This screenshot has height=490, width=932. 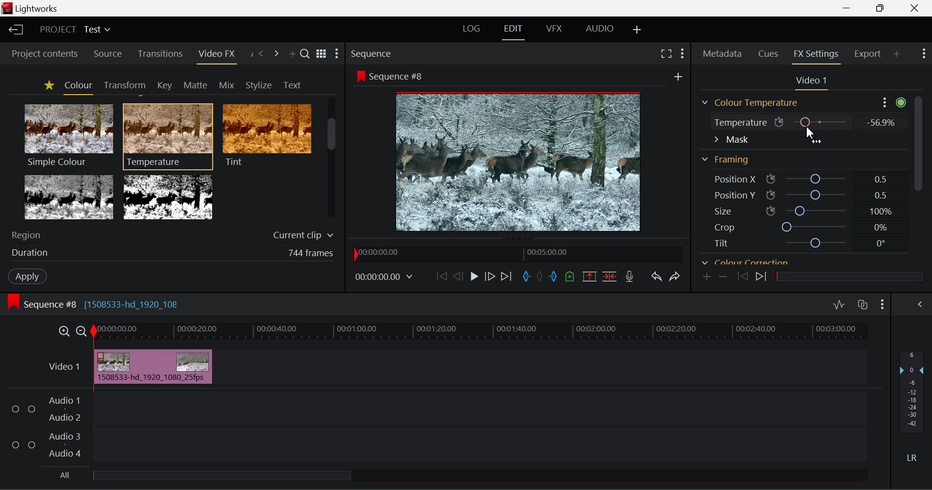 I want to click on Record Voiceover, so click(x=629, y=276).